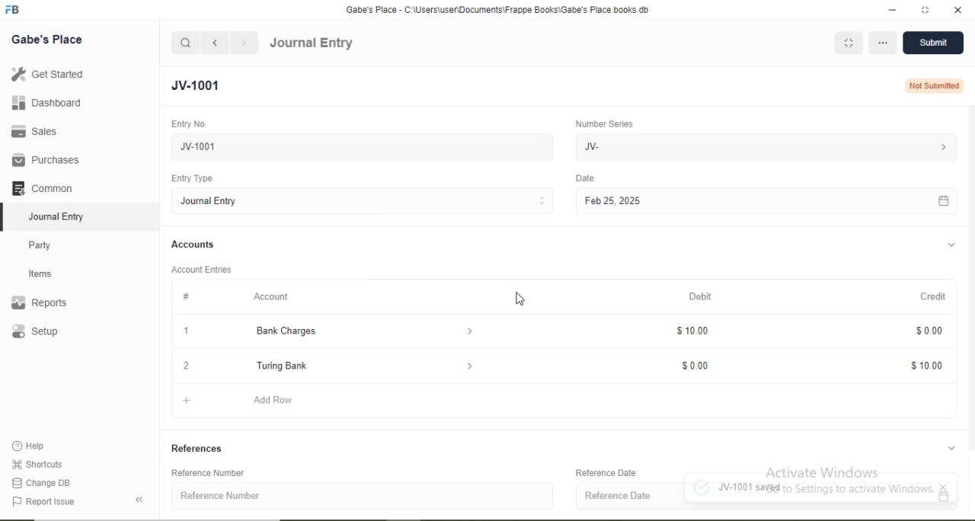 This screenshot has height=521, width=975. What do you see at coordinates (41, 131) in the screenshot?
I see `Sales` at bounding box center [41, 131].